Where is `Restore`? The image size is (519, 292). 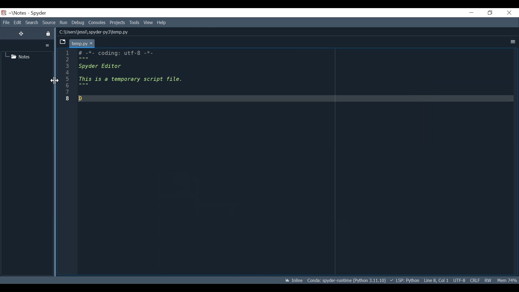 Restore is located at coordinates (490, 12).